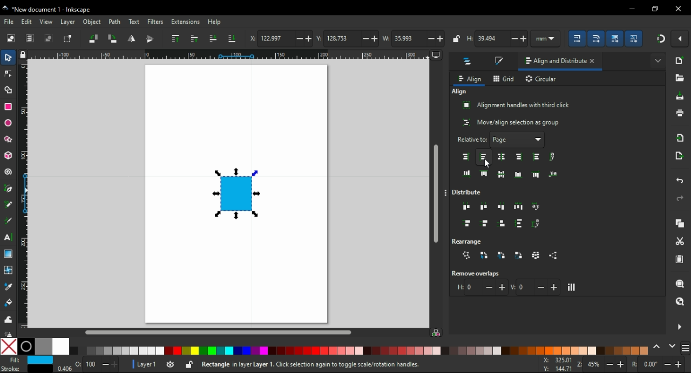 This screenshot has width=691, height=373. Describe the element at coordinates (519, 254) in the screenshot. I see `exchange positions of selected objects - rotate around center point` at that location.